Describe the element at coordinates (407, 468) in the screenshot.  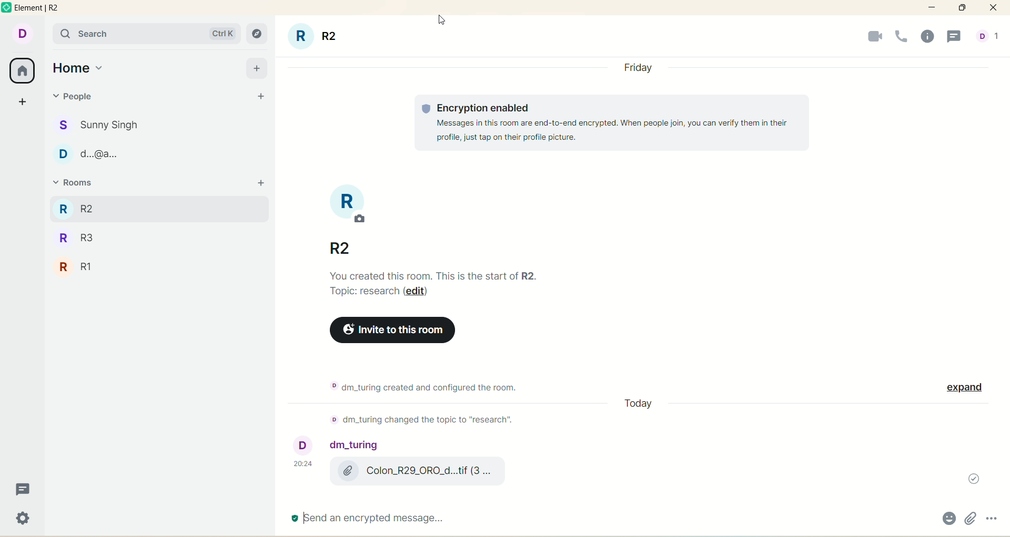
I see `image forwarded` at that location.